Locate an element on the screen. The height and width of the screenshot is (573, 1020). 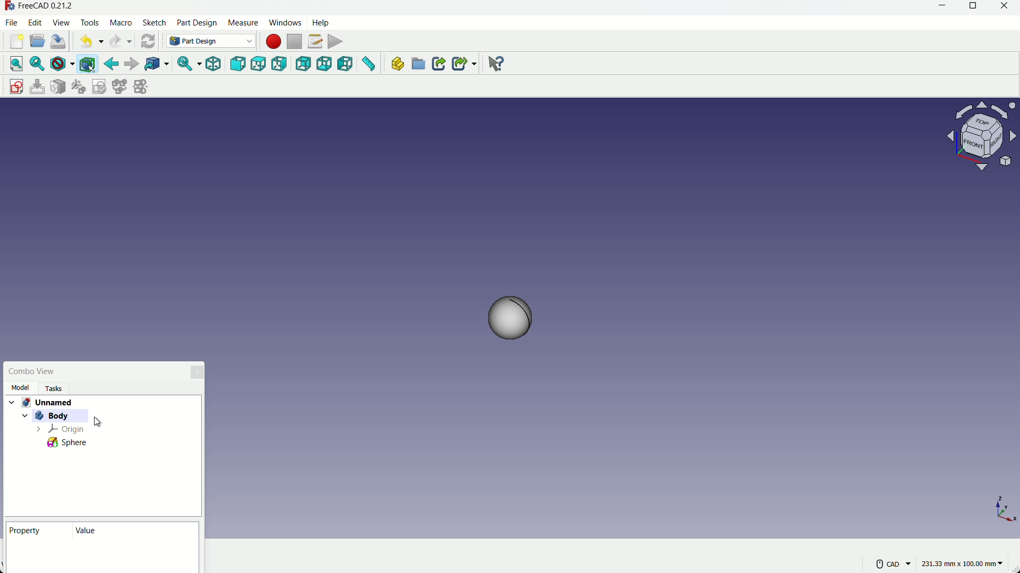
create link is located at coordinates (438, 64).